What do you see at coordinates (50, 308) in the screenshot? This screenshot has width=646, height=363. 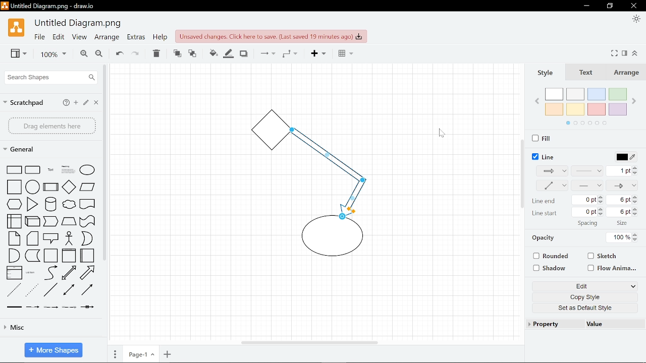 I see `shape` at bounding box center [50, 308].